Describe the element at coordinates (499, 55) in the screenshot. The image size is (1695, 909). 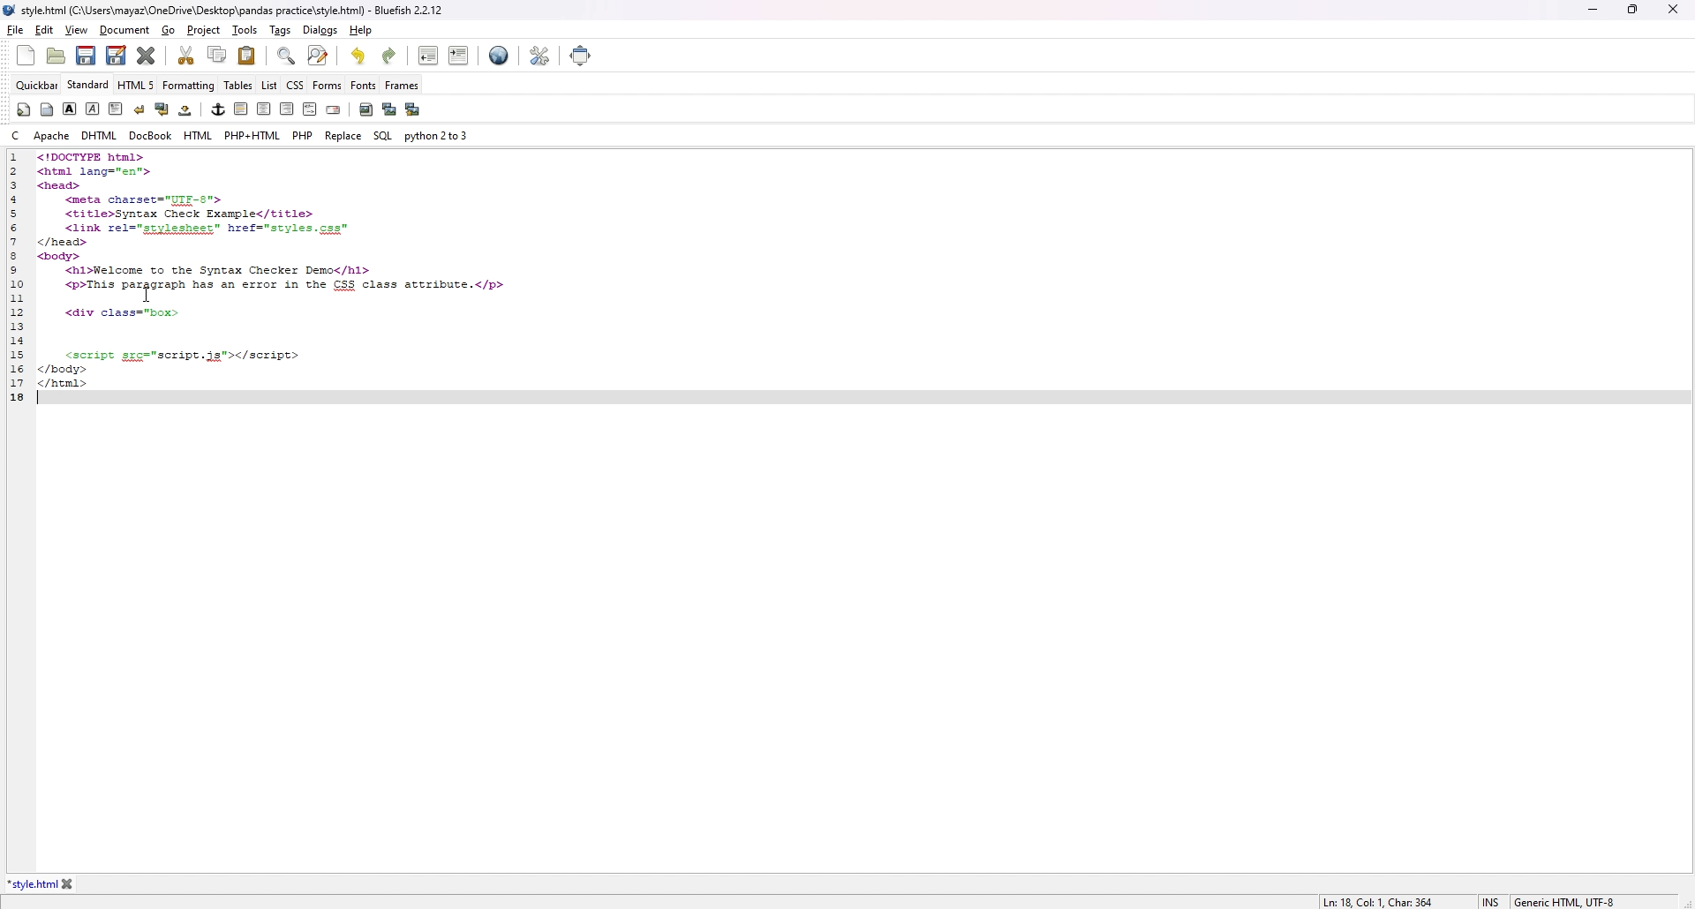
I see `web preview` at that location.